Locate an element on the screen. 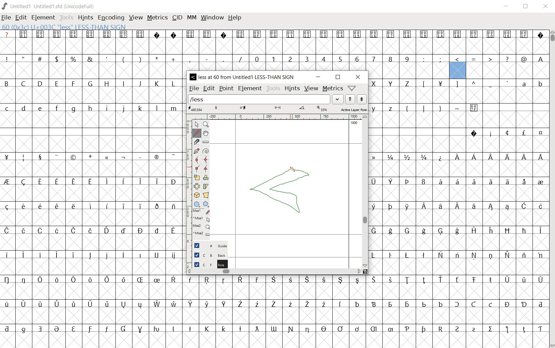  mm is located at coordinates (191, 18).